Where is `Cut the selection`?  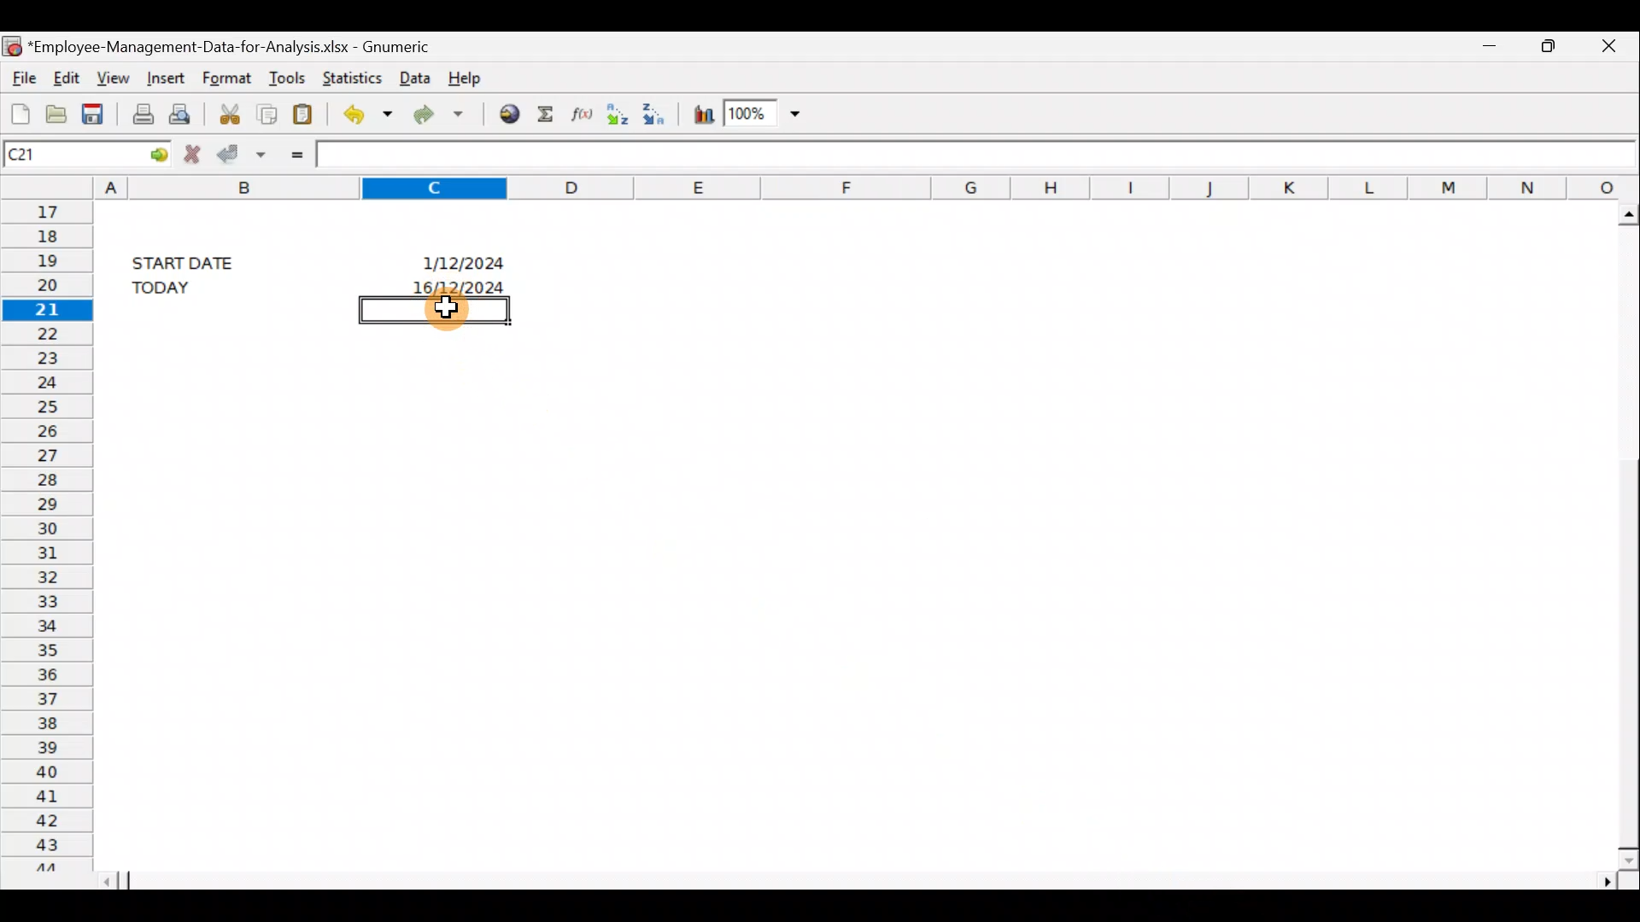 Cut the selection is located at coordinates (230, 111).